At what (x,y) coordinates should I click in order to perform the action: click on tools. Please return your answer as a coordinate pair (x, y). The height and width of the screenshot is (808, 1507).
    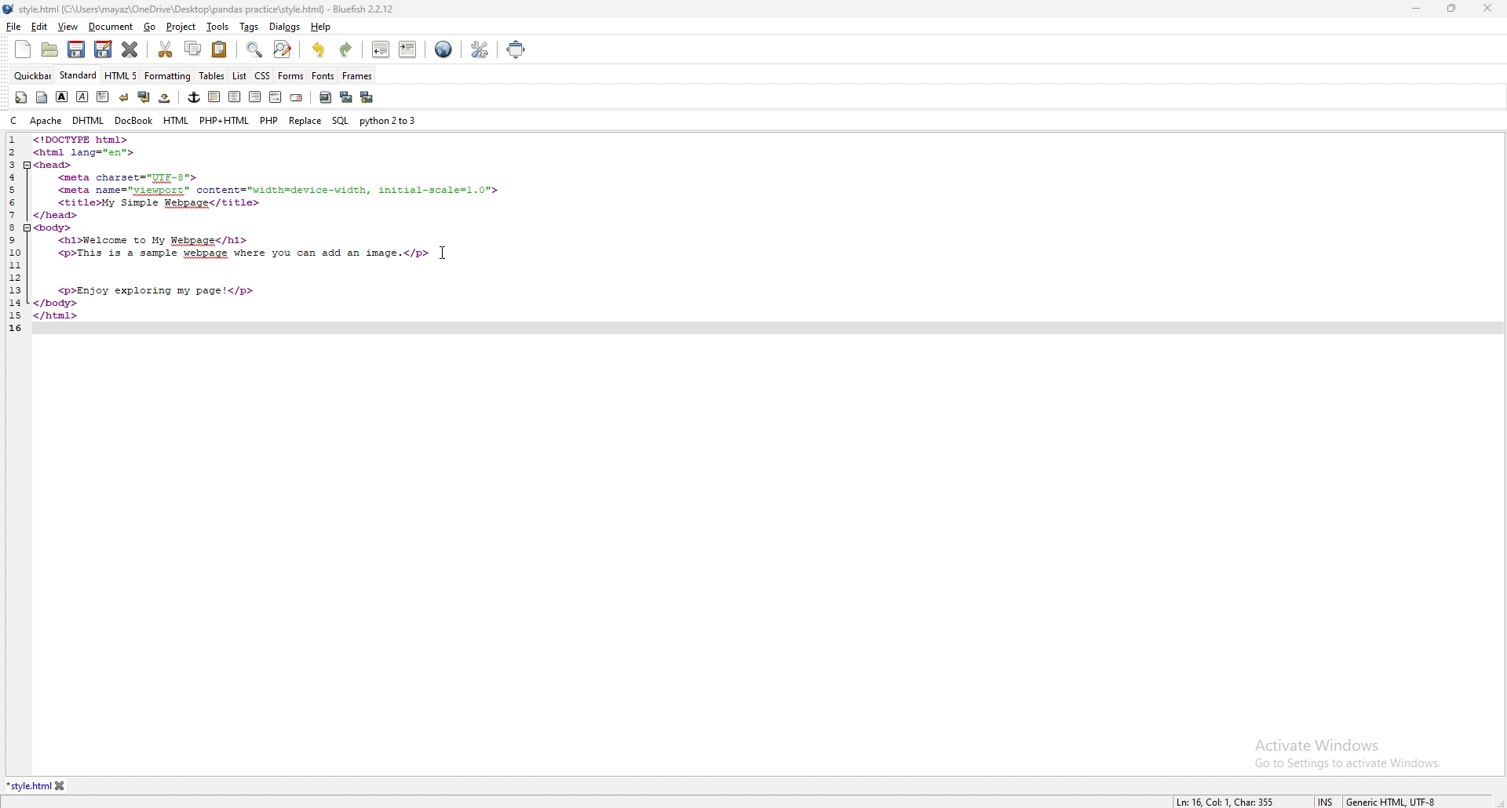
    Looking at the image, I should click on (218, 26).